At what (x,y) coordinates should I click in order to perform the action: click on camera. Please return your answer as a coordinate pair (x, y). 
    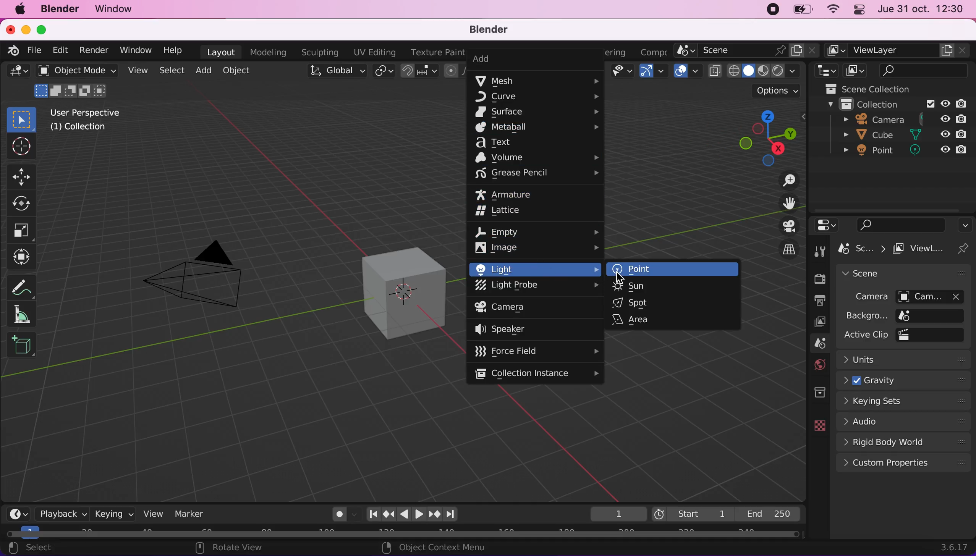
    Looking at the image, I should click on (936, 296).